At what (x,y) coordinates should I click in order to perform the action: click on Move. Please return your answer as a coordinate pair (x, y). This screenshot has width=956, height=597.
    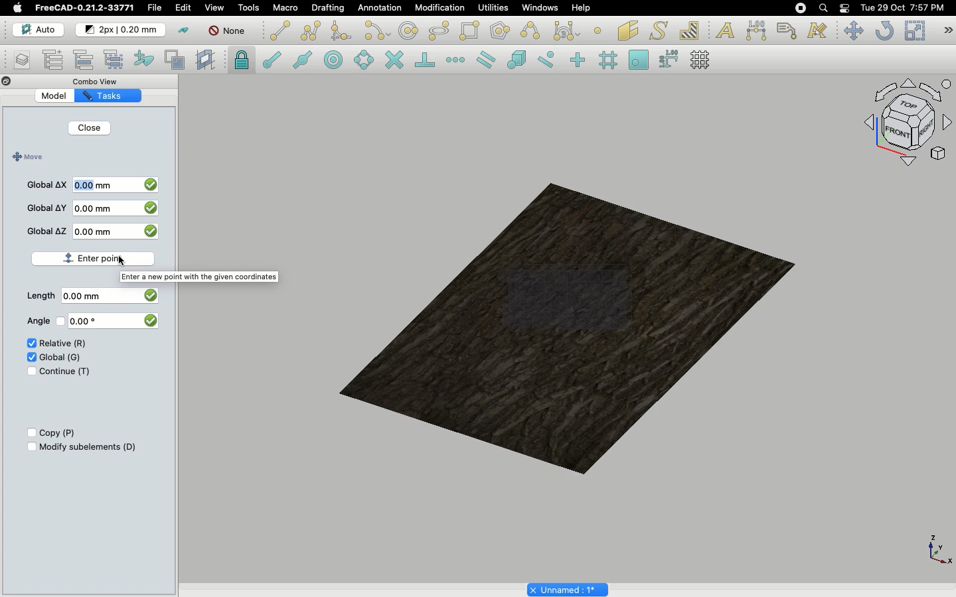
    Looking at the image, I should click on (853, 31).